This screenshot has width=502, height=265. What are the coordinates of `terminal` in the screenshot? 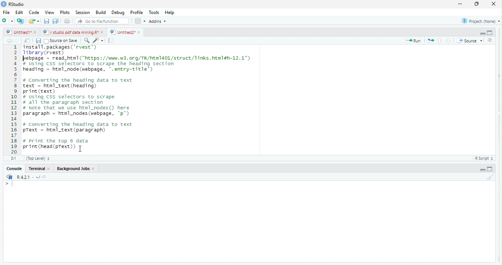 It's located at (38, 169).